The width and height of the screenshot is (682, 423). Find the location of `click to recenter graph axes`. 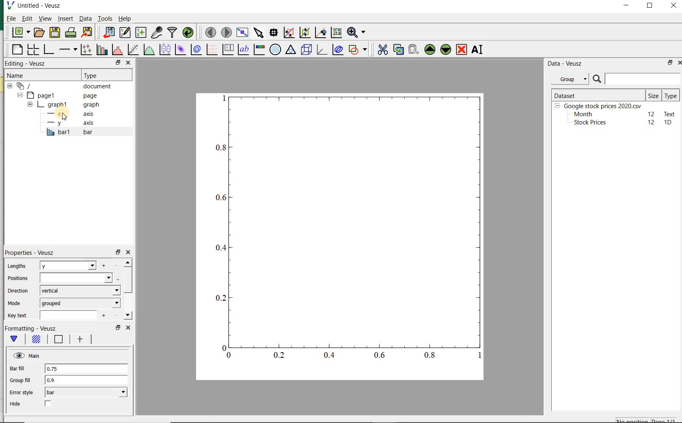

click to recenter graph axes is located at coordinates (319, 33).